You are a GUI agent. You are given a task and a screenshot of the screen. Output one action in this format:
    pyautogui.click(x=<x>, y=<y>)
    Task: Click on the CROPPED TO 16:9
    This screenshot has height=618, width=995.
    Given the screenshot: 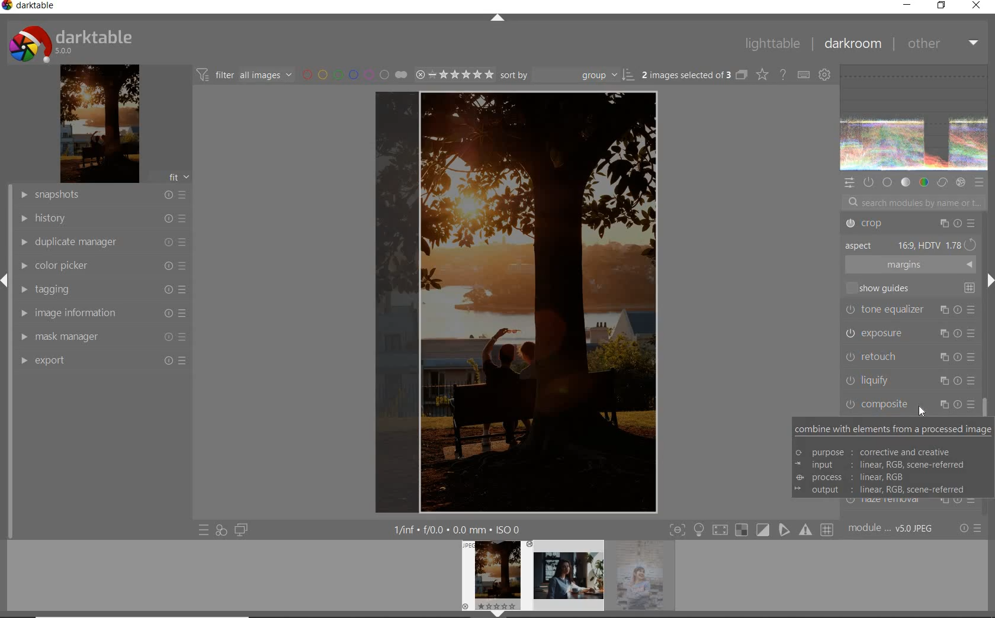 What is the action you would take?
    pyautogui.click(x=538, y=305)
    